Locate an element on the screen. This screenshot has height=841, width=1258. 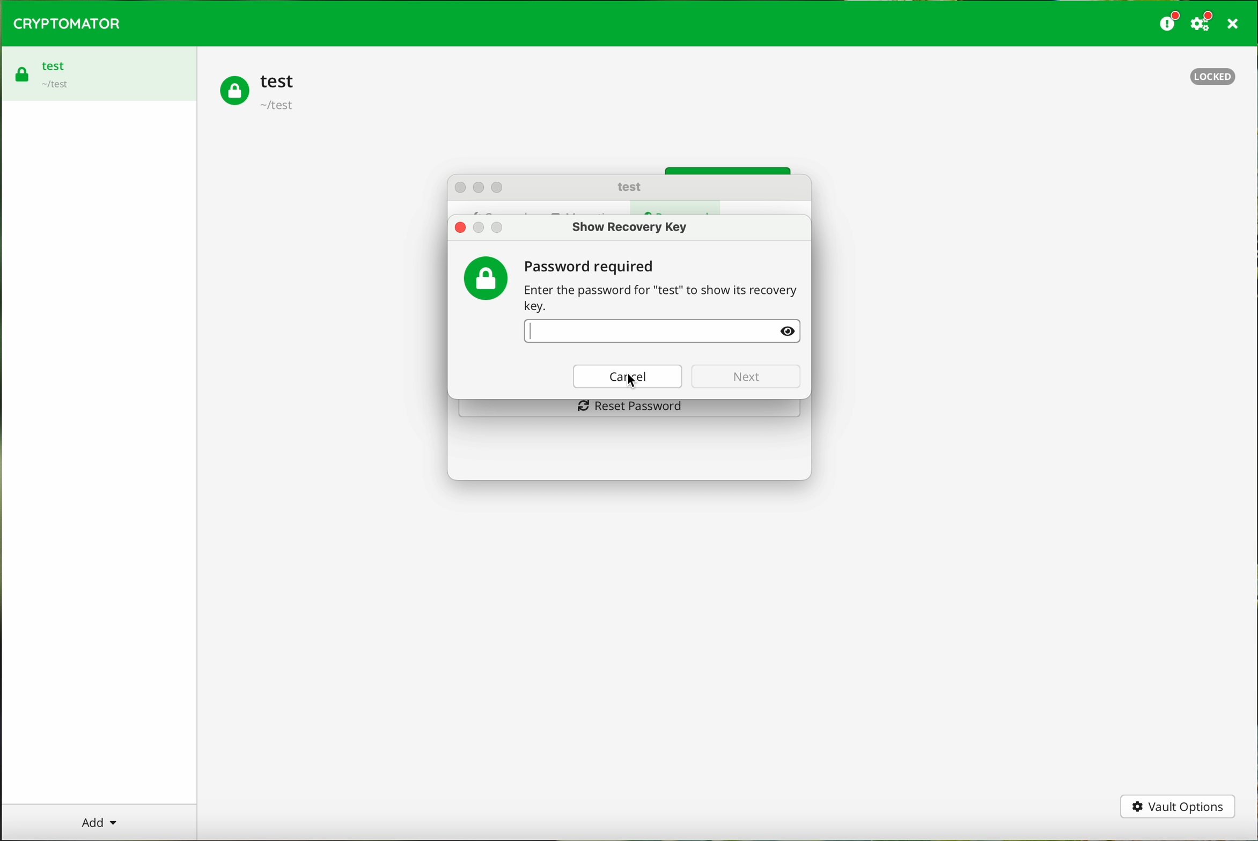
test is located at coordinates (630, 187).